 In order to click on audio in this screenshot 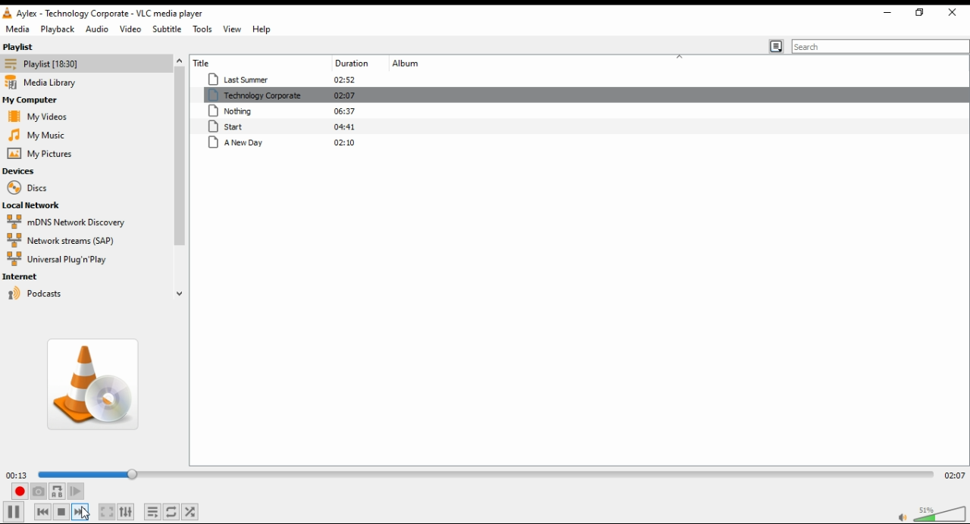, I will do `click(102, 32)`.